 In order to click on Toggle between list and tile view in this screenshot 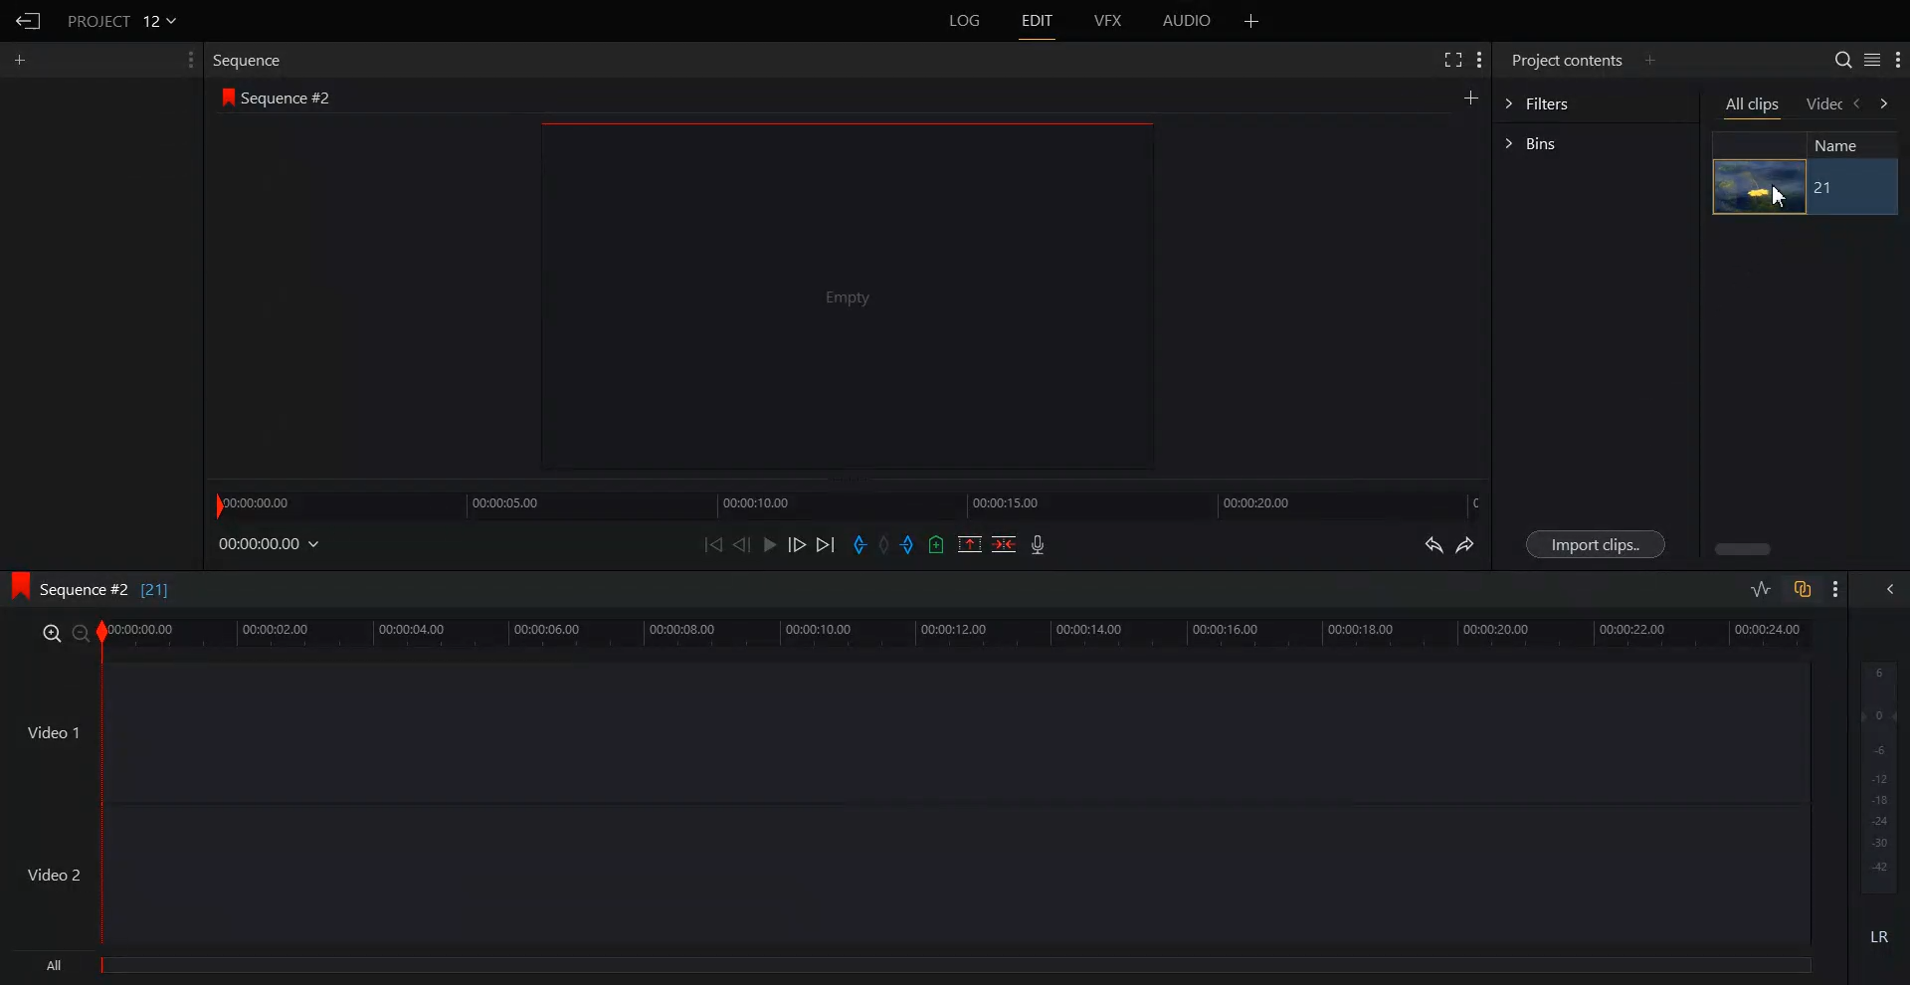, I will do `click(1871, 59)`.